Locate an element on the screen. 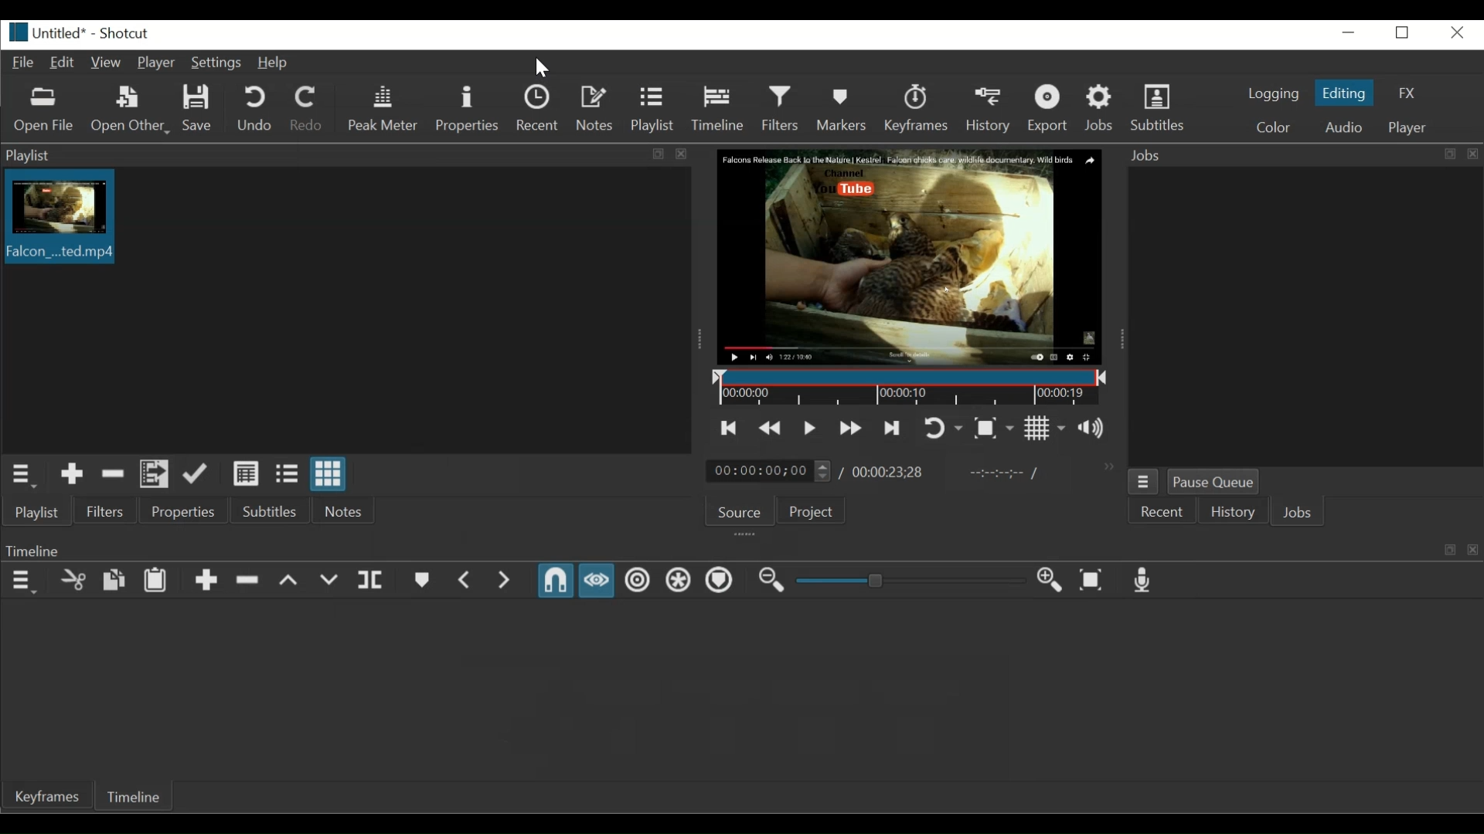 Image resolution: width=1484 pixels, height=834 pixels. Create/Edit Marker is located at coordinates (420, 581).